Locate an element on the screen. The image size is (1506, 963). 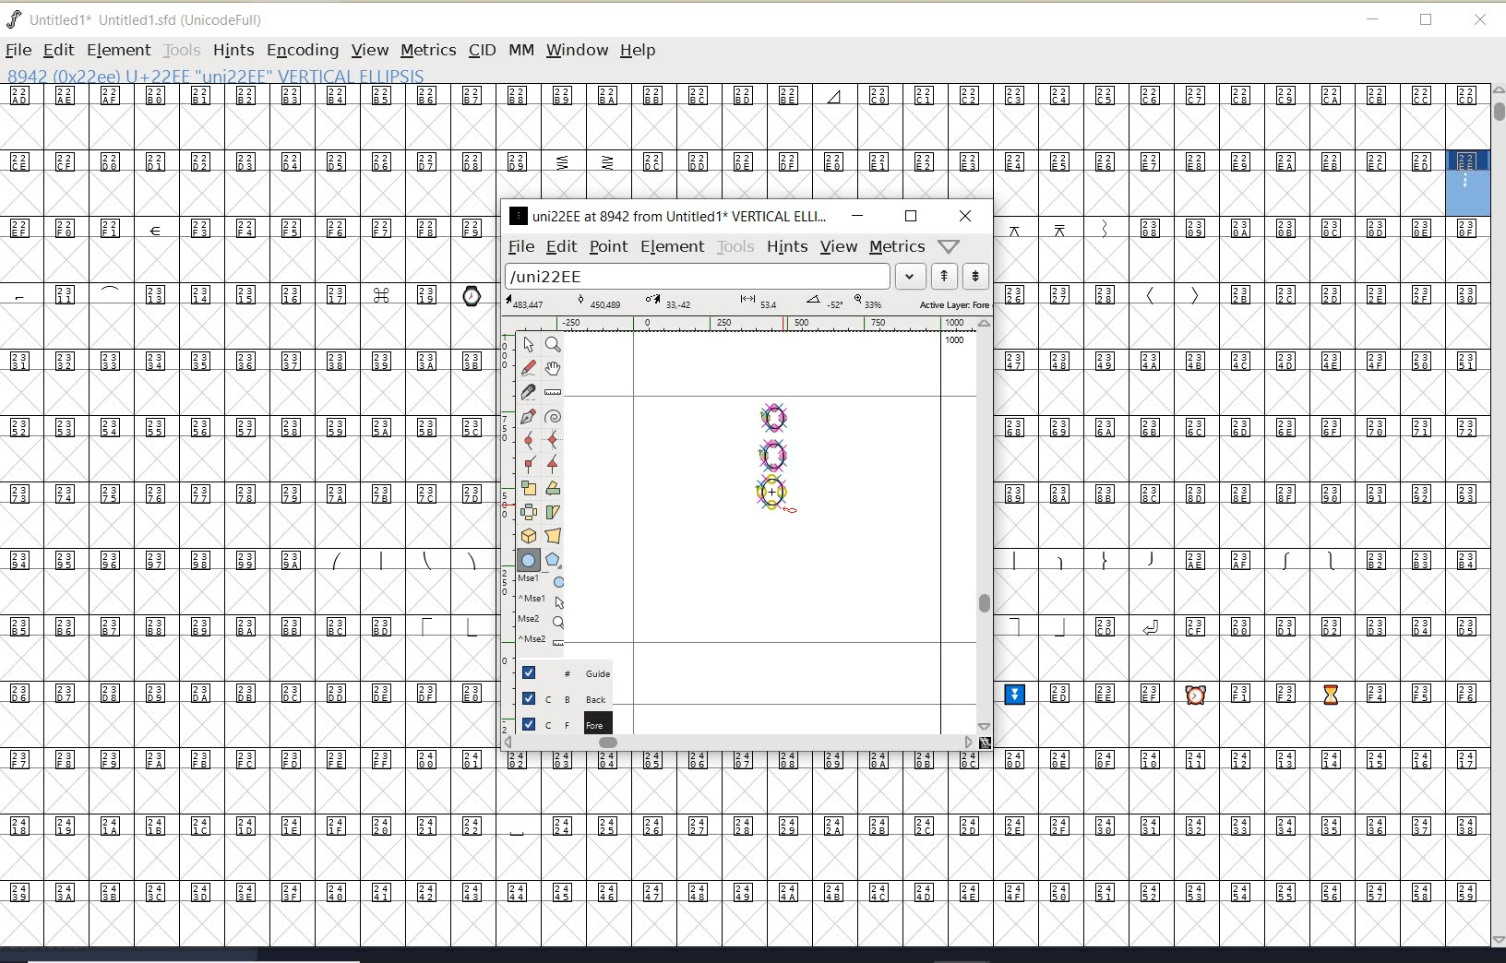
TOOLS is located at coordinates (181, 50).